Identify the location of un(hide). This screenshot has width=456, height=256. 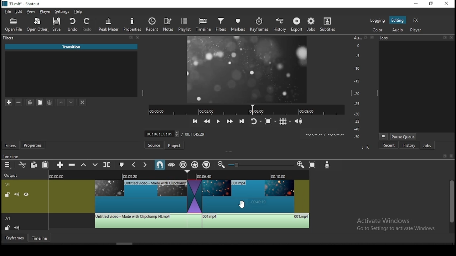
(26, 195).